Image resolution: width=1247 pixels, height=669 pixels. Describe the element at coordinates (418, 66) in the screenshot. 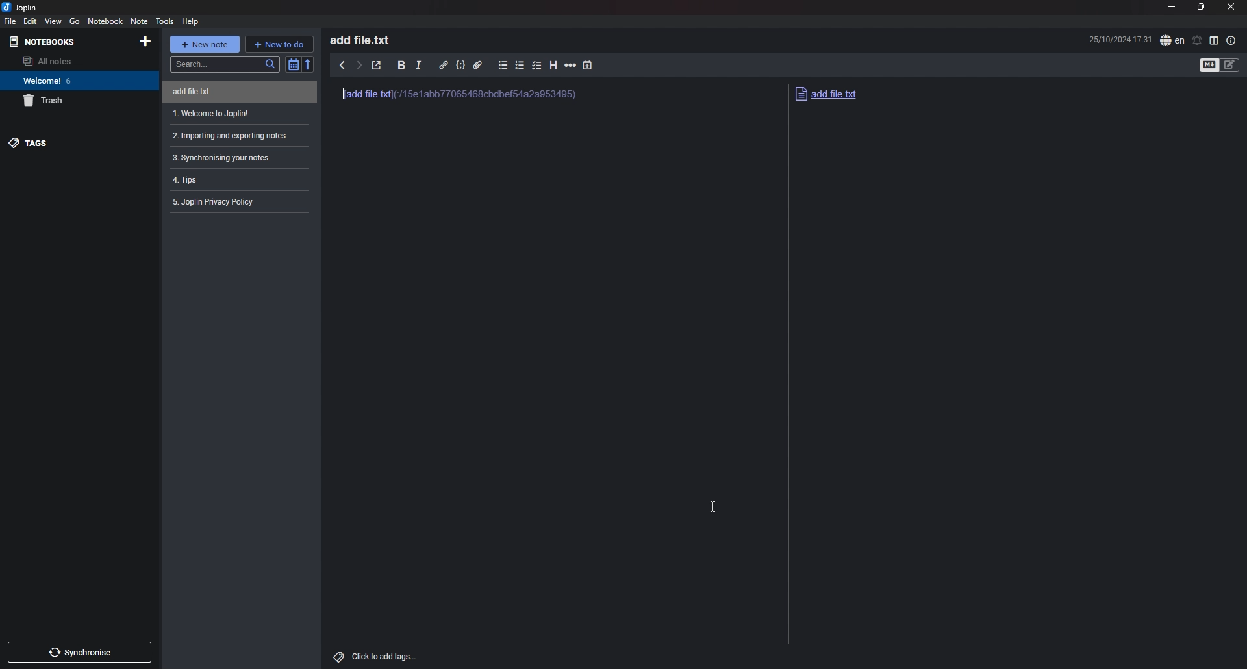

I see `italic` at that location.